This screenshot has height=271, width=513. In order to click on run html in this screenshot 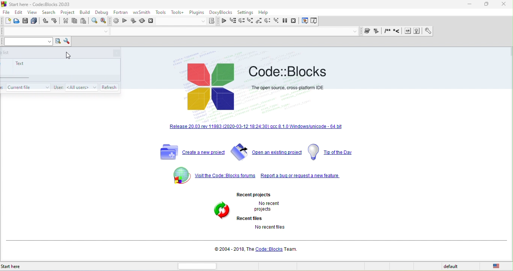, I will do `click(408, 32)`.